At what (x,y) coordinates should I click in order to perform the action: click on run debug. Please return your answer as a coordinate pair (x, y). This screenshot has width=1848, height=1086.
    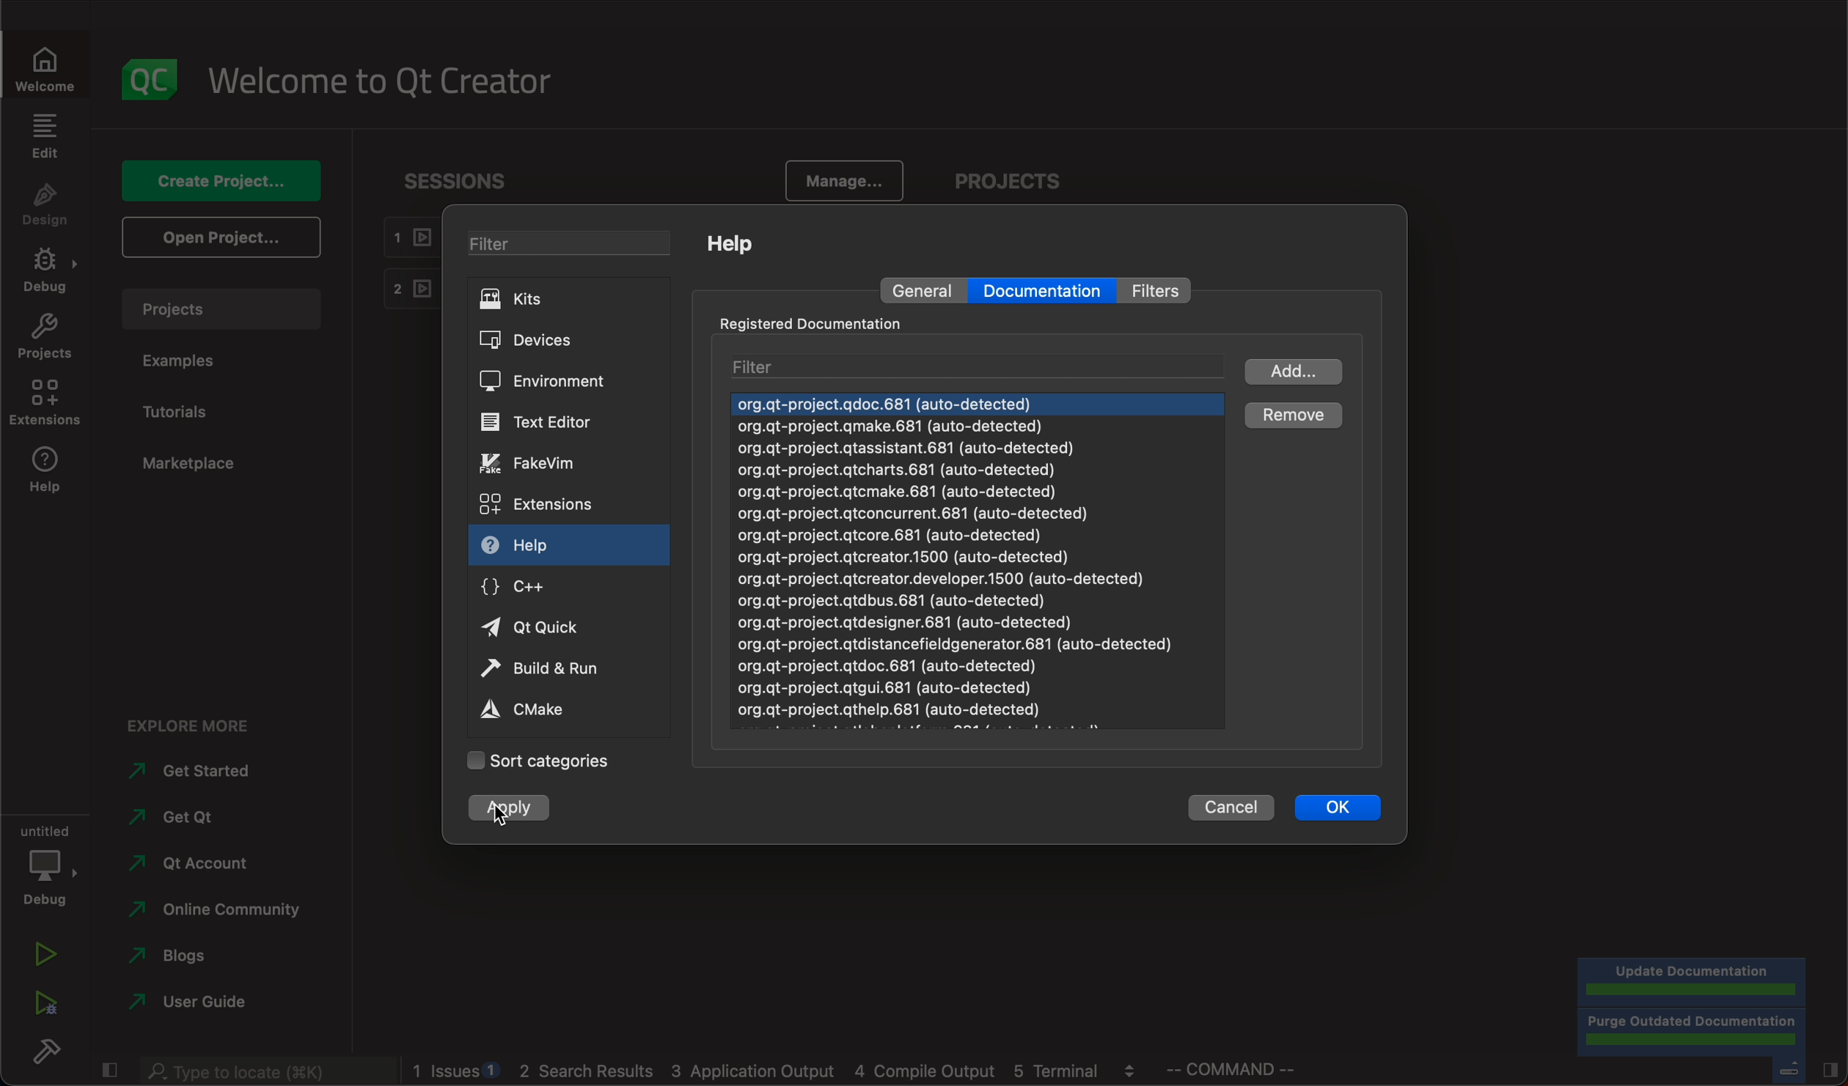
    Looking at the image, I should click on (44, 1003).